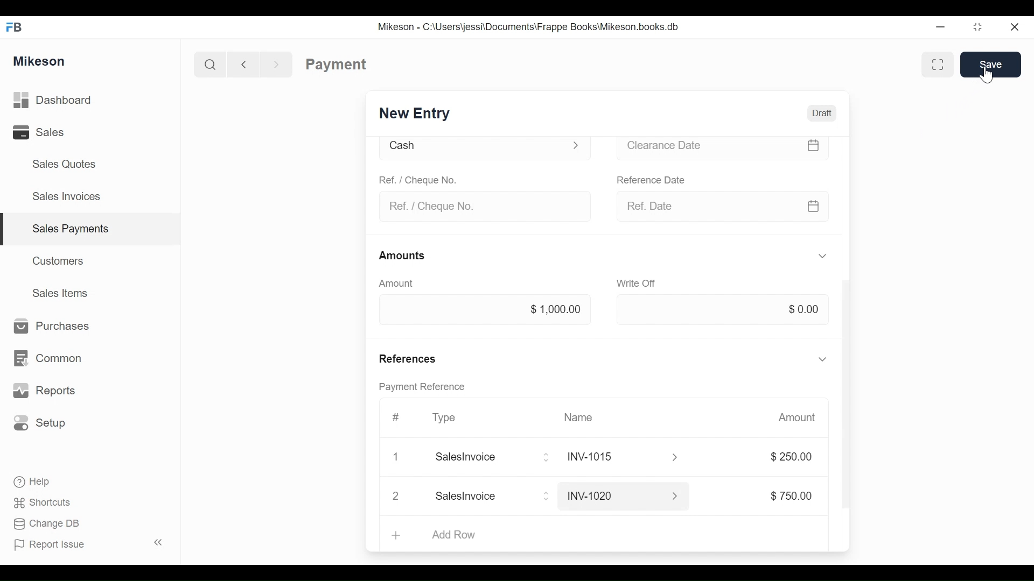 The height and width of the screenshot is (581, 1034). I want to click on Shortcuts, so click(47, 500).